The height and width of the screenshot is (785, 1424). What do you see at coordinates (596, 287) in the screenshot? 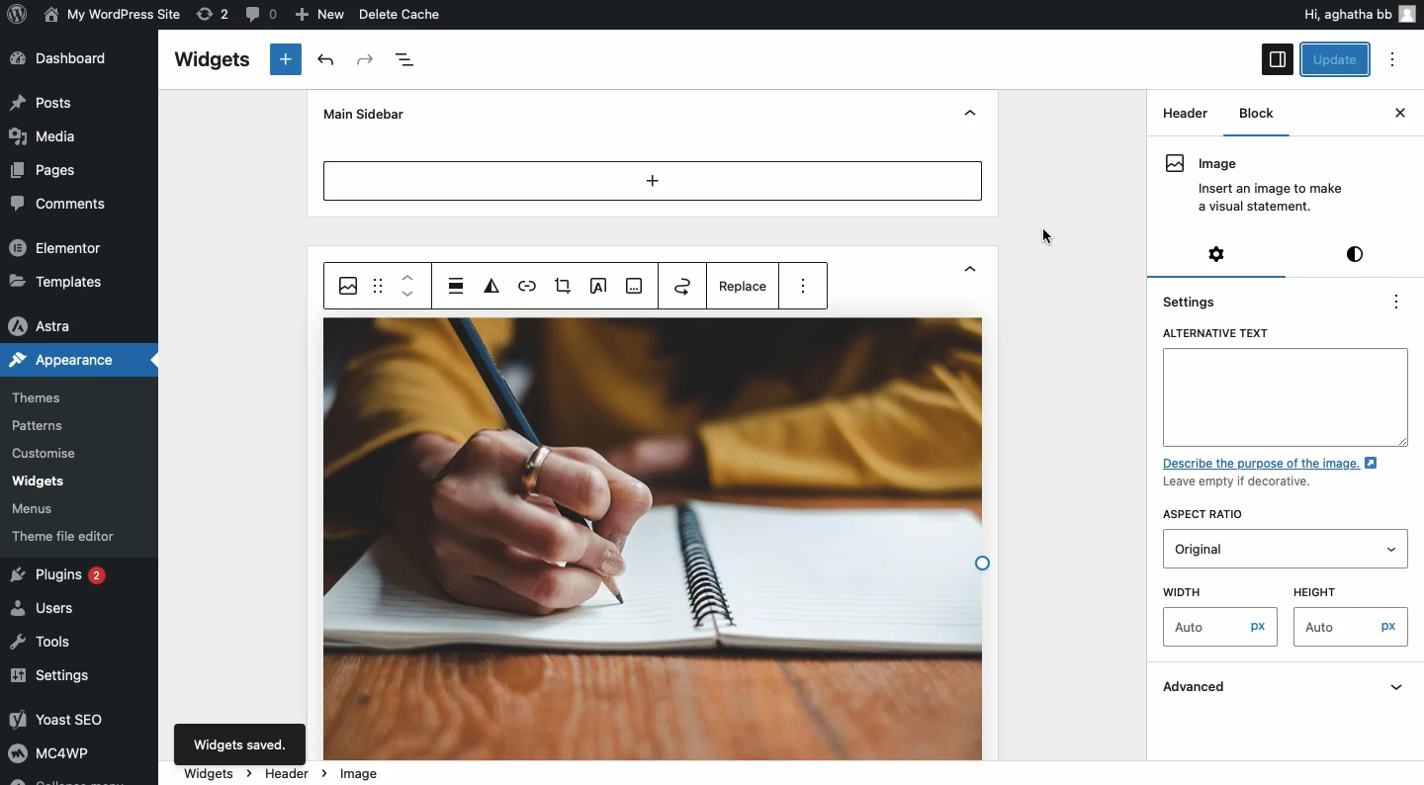
I see `Edit` at bounding box center [596, 287].